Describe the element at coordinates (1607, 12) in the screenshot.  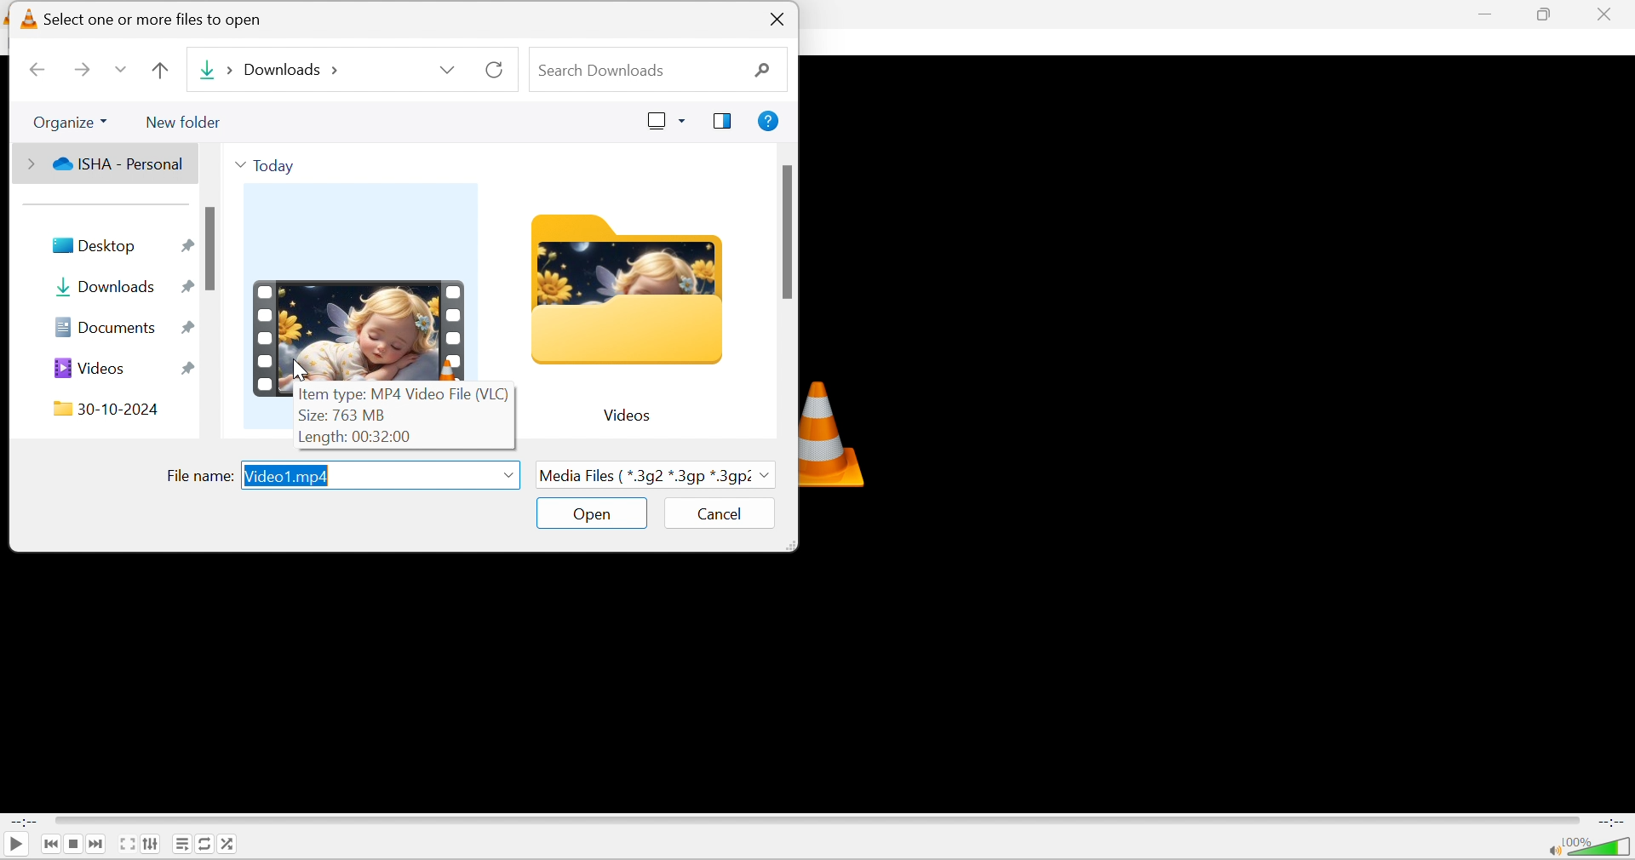
I see `close` at that location.